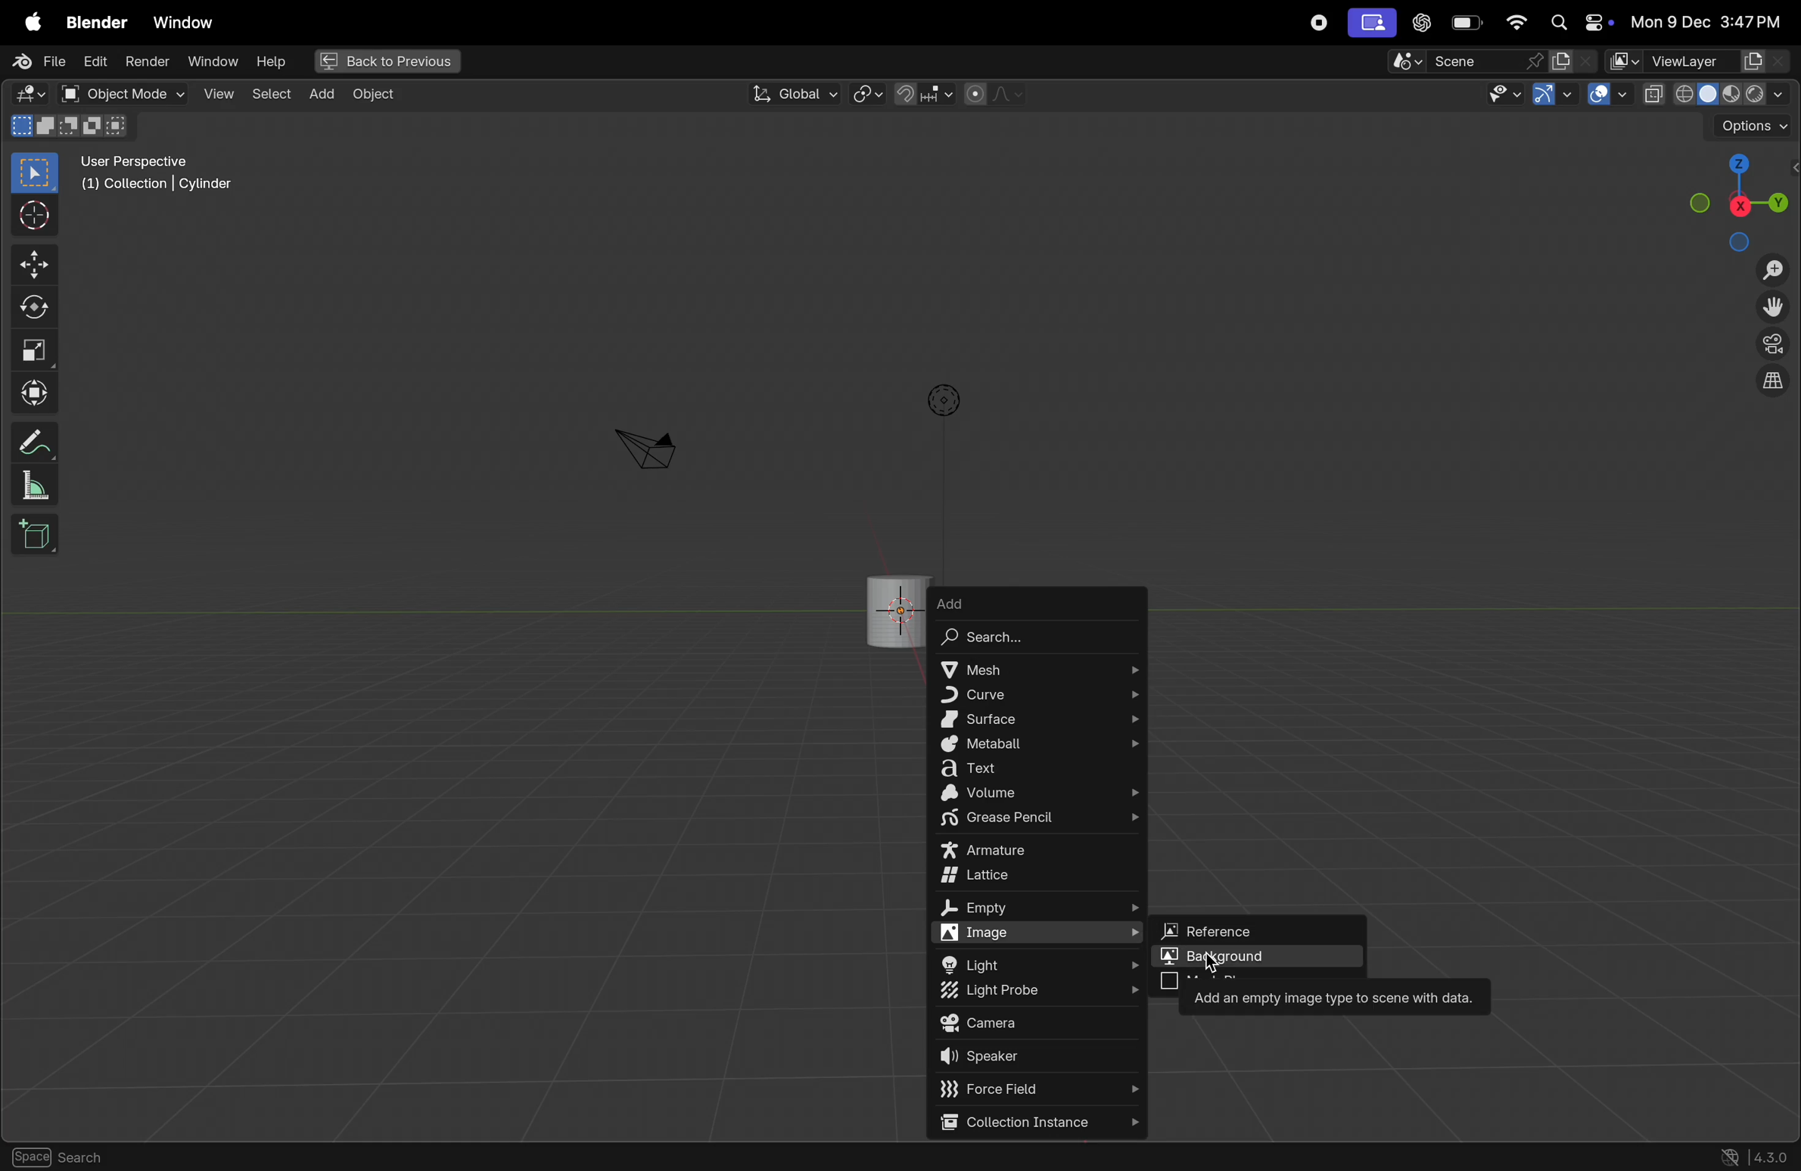 Image resolution: width=1801 pixels, height=1171 pixels. What do you see at coordinates (1575, 61) in the screenshot?
I see `active workspace` at bounding box center [1575, 61].